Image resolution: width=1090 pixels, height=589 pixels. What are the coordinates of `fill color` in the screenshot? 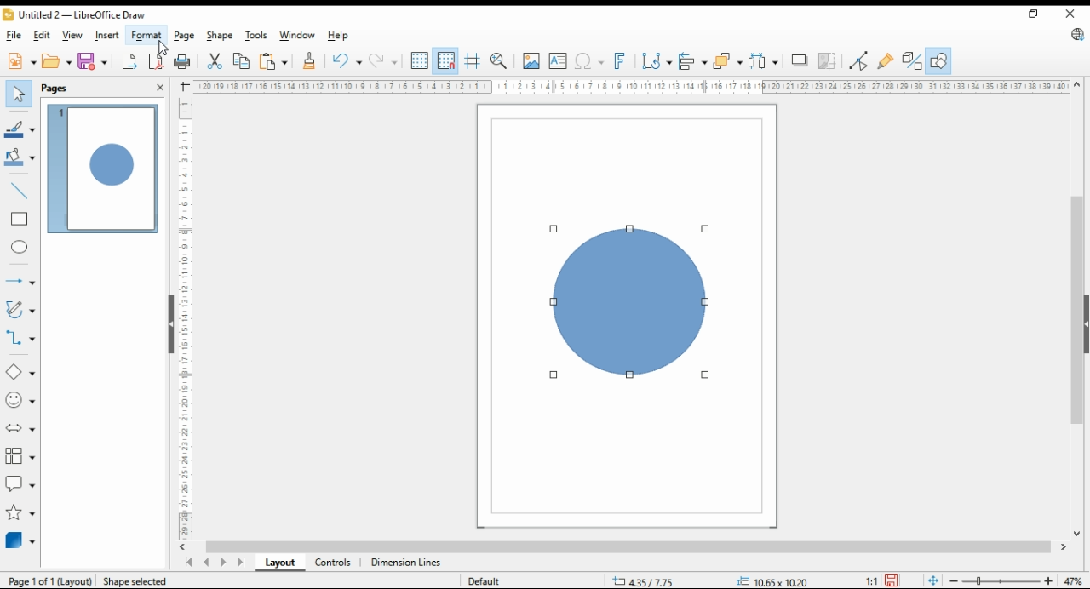 It's located at (20, 157).